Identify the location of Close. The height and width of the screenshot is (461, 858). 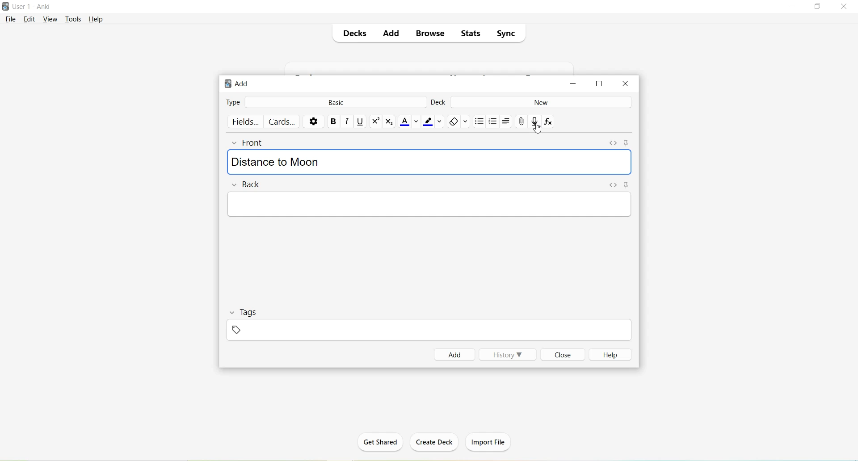
(561, 354).